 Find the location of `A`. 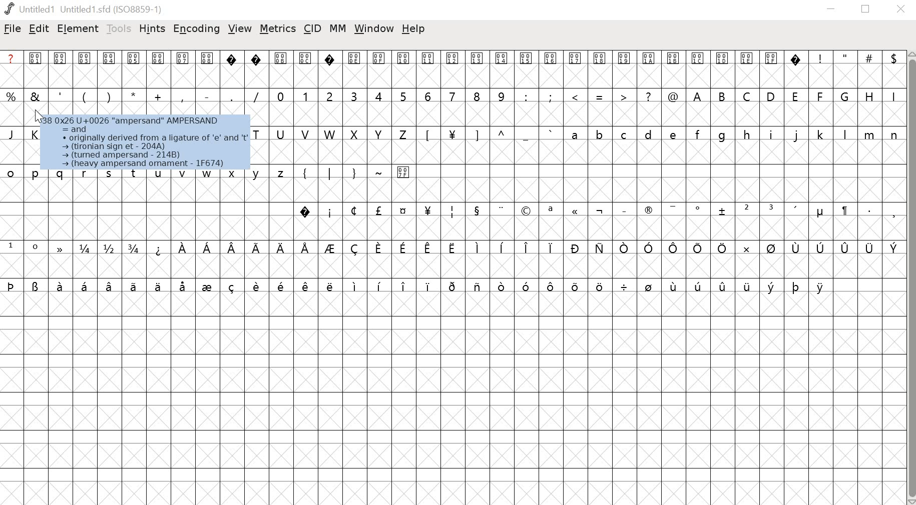

A is located at coordinates (698, 95).